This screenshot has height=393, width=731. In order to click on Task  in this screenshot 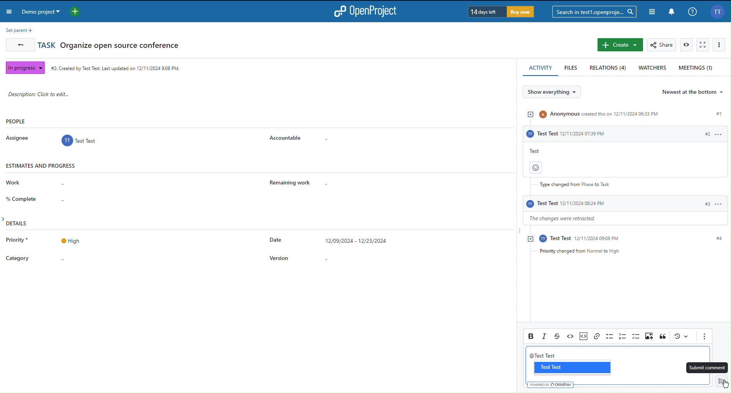, I will do `click(110, 45)`.